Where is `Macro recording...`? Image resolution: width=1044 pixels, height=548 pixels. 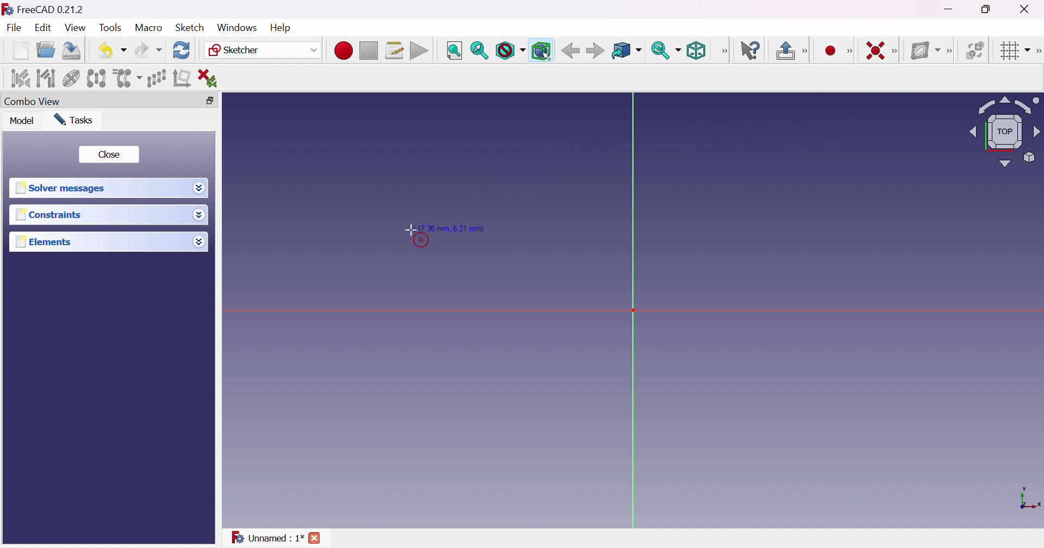 Macro recording... is located at coordinates (343, 51).